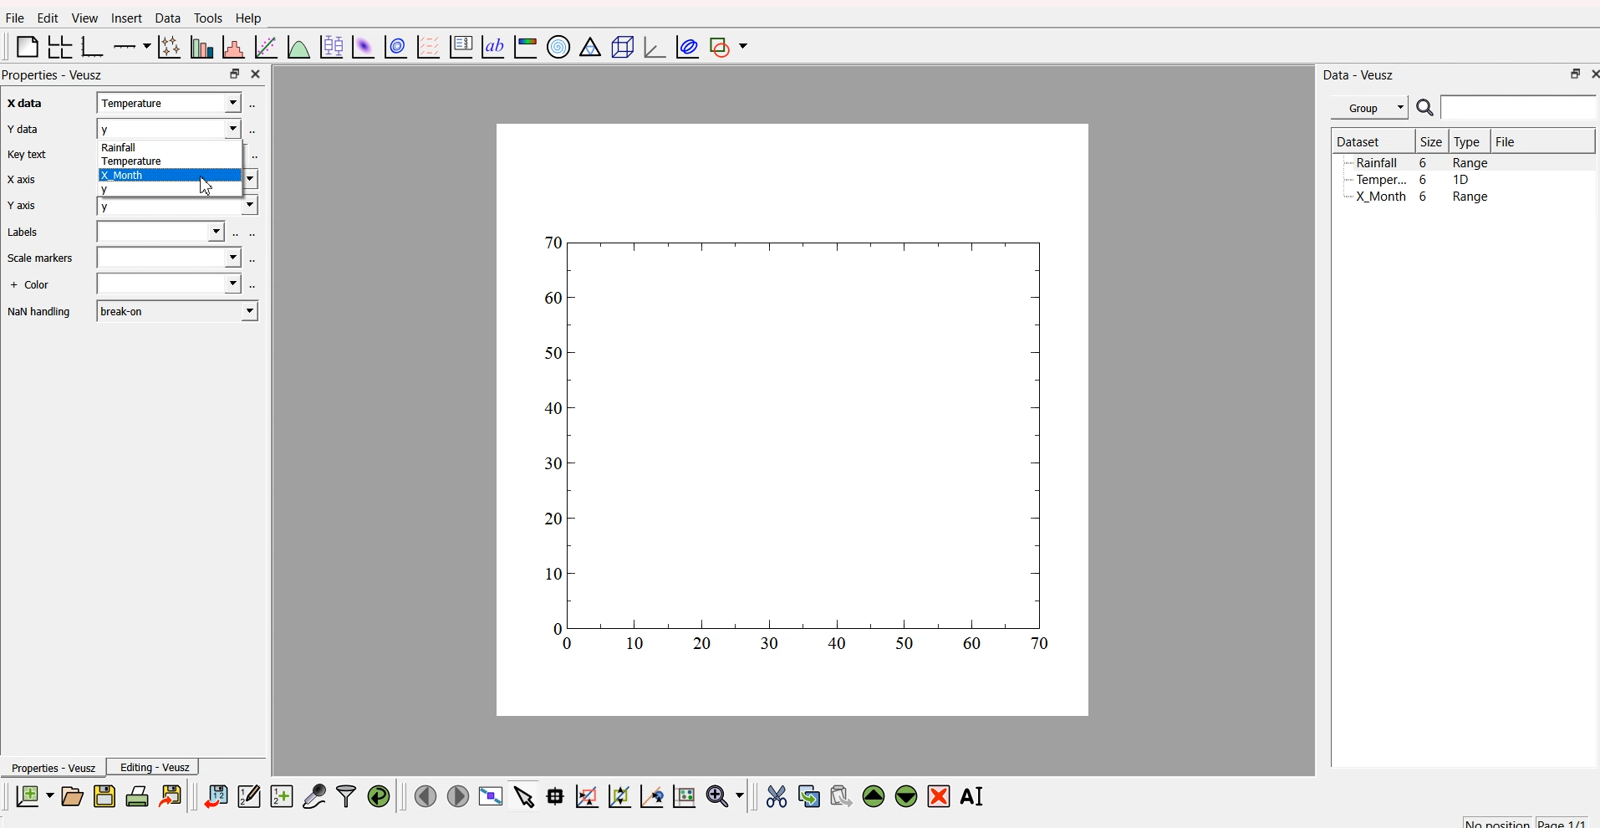  I want to click on y, so click(175, 207).